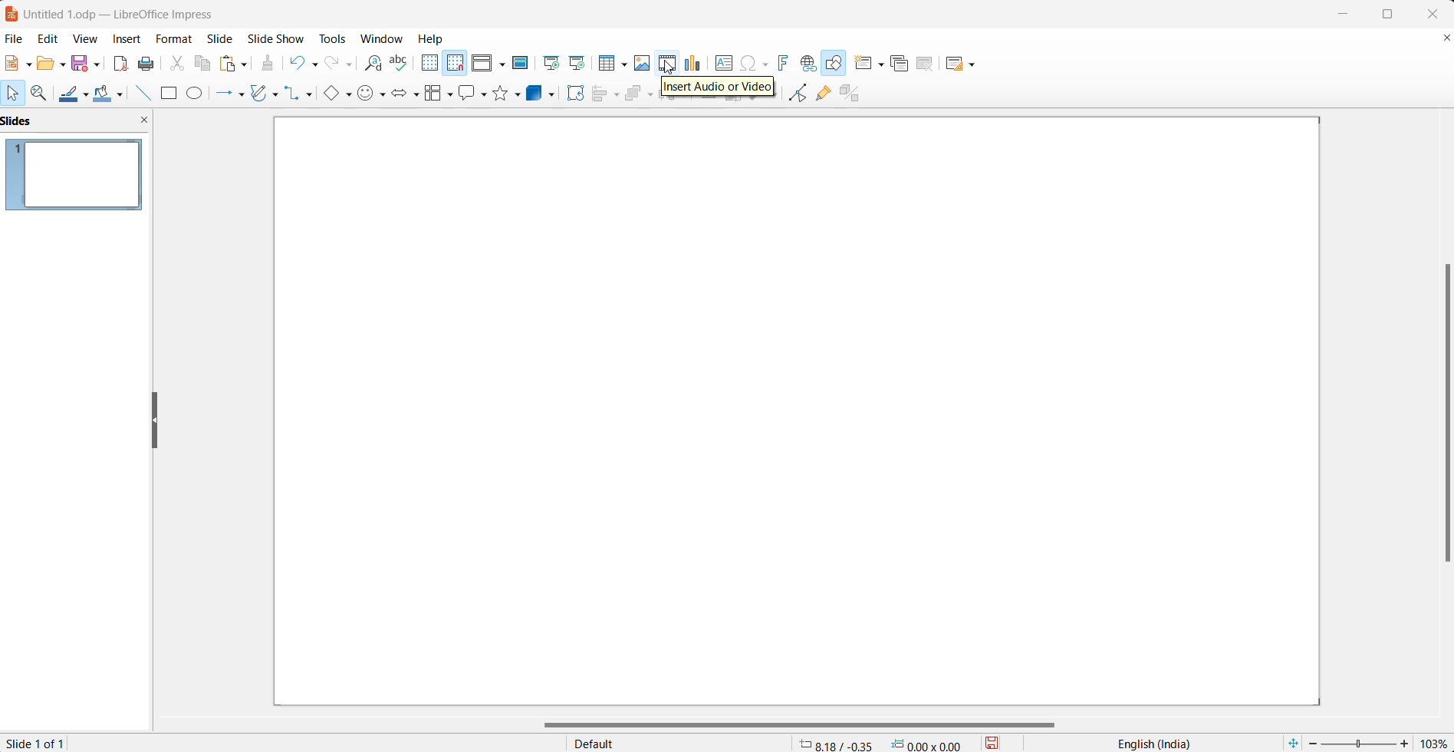 Image resolution: width=1454 pixels, height=752 pixels. Describe the element at coordinates (317, 64) in the screenshot. I see `actions to undo list dropdown button` at that location.